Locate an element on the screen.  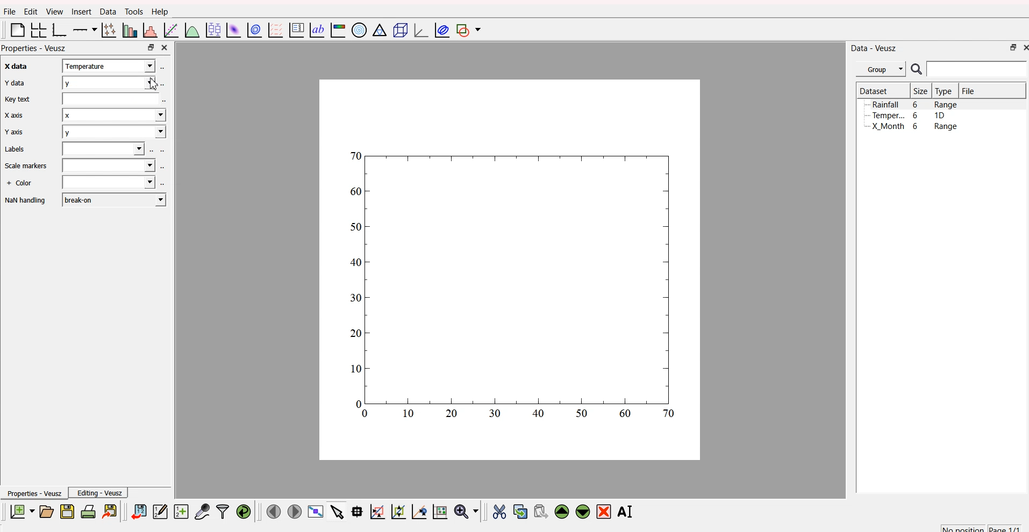
Y axis is located at coordinates (13, 133).